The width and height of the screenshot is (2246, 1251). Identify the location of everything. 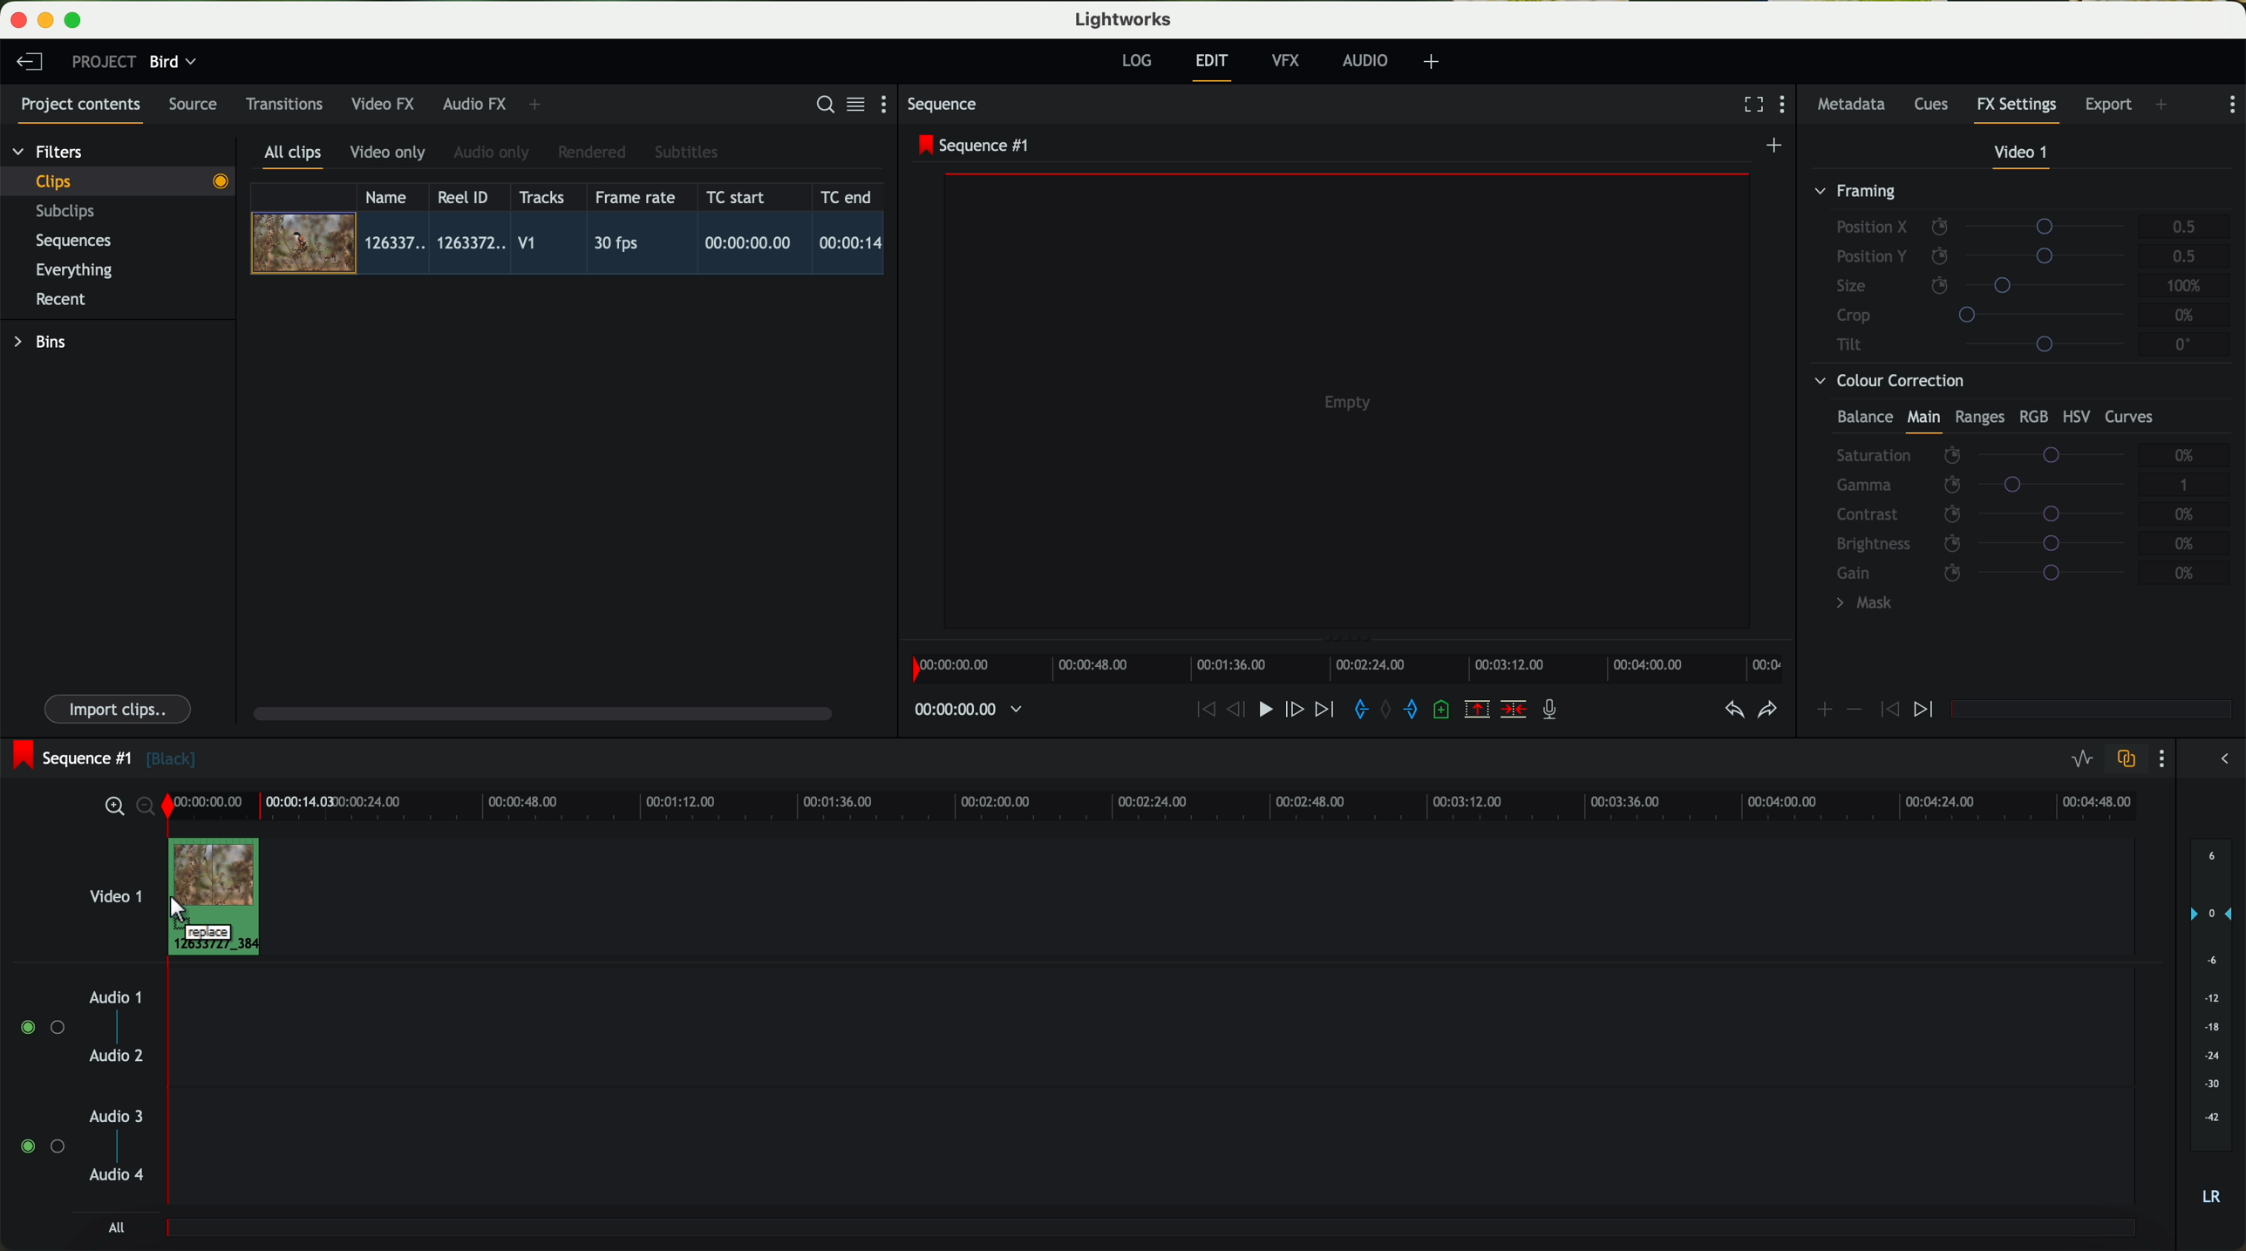
(75, 270).